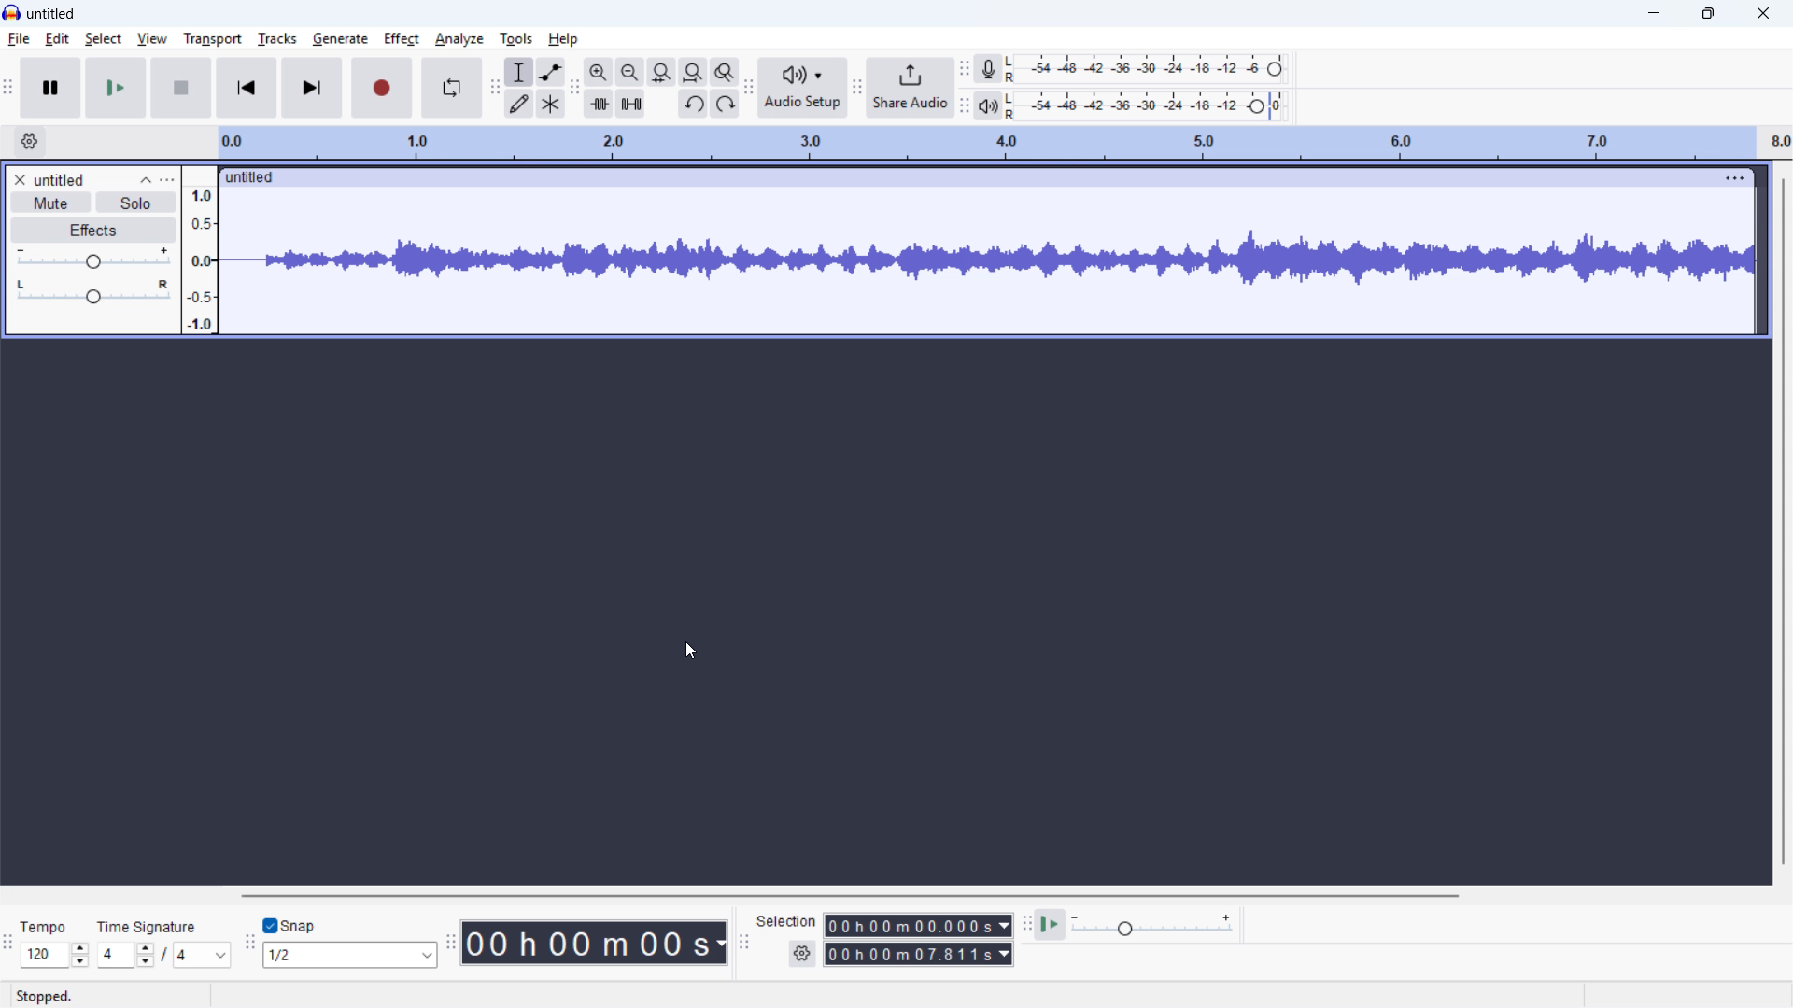  What do you see at coordinates (1784, 522) in the screenshot?
I see `Vertical scroll bar ` at bounding box center [1784, 522].